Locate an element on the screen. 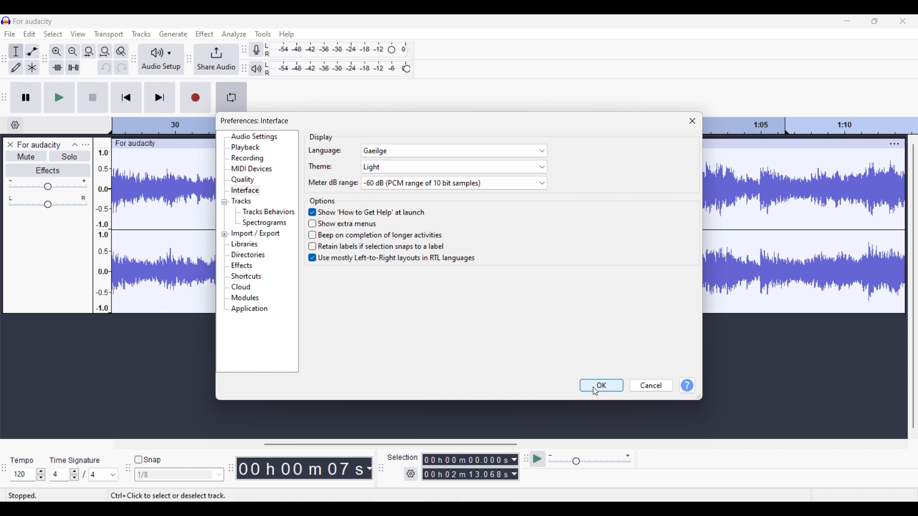 This screenshot has width=918, height=516. File menu is located at coordinates (10, 33).